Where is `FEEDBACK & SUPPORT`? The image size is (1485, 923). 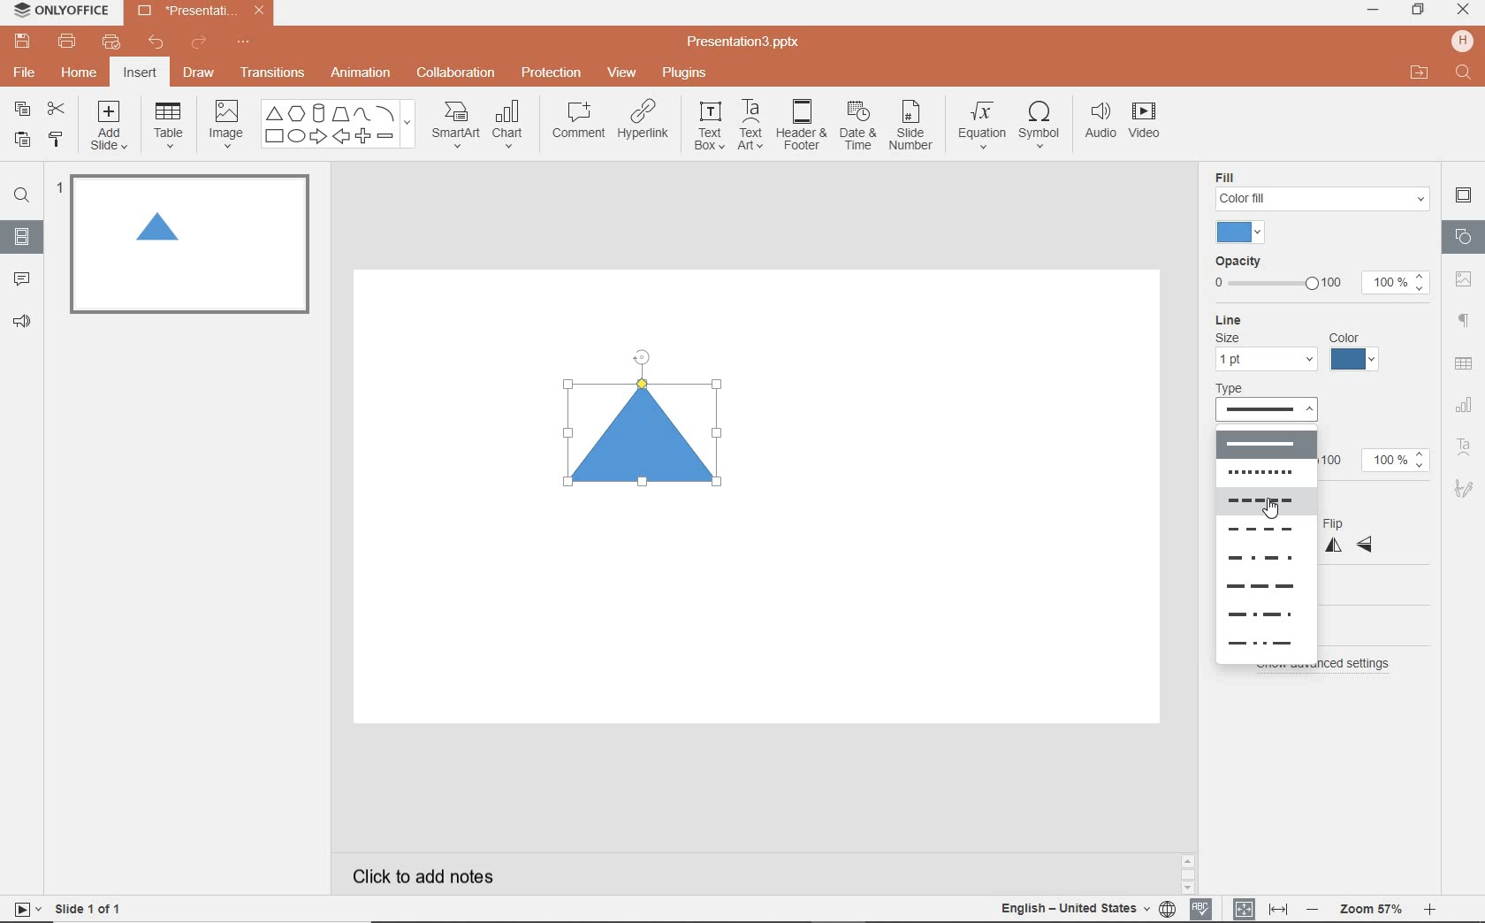 FEEDBACK & SUPPORT is located at coordinates (25, 321).